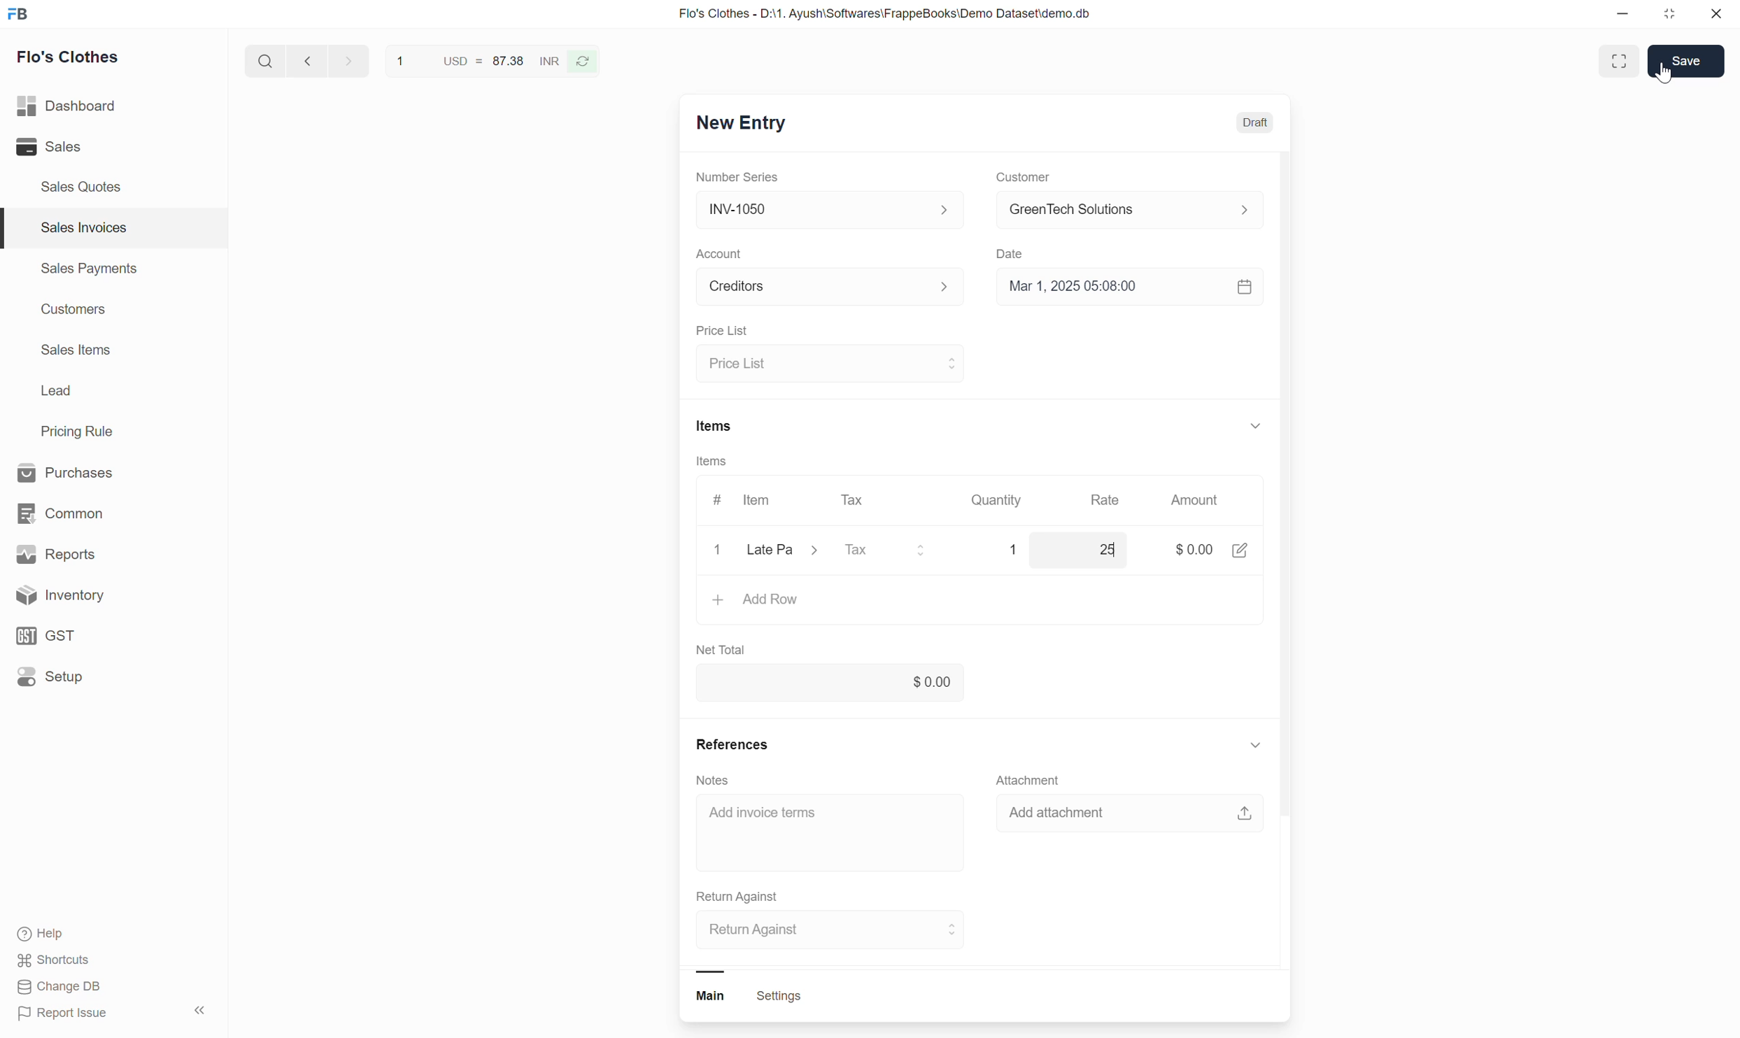 This screenshot has height=1038, width=1740. I want to click on Select Account, so click(823, 291).